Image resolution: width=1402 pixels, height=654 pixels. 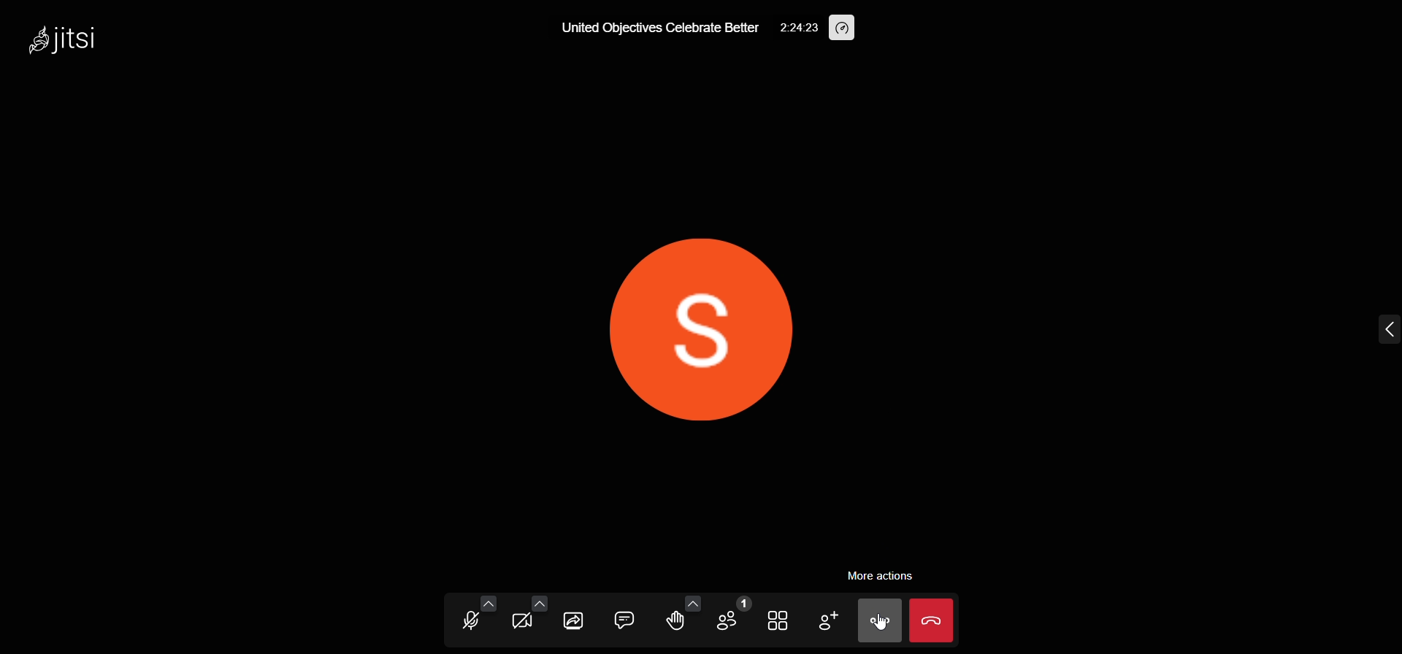 I want to click on video, so click(x=521, y=625).